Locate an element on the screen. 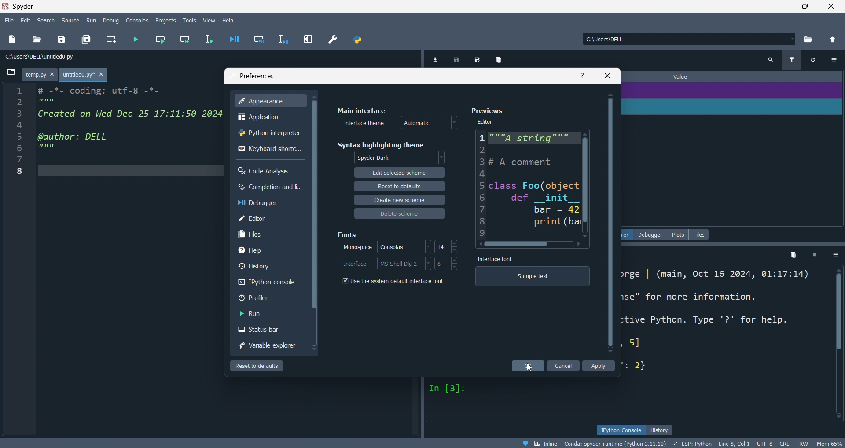  options is located at coordinates (835, 62).